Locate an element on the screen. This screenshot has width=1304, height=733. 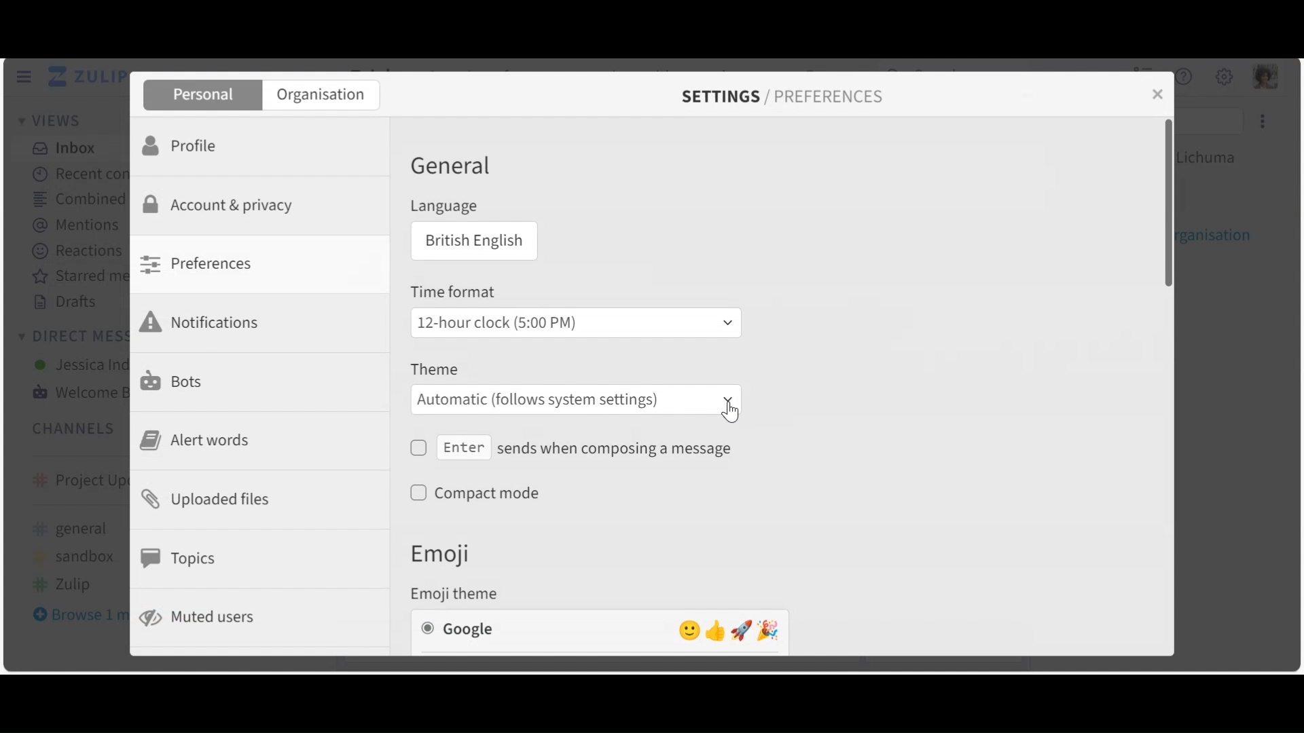
Time Format Dropdown menu is located at coordinates (574, 322).